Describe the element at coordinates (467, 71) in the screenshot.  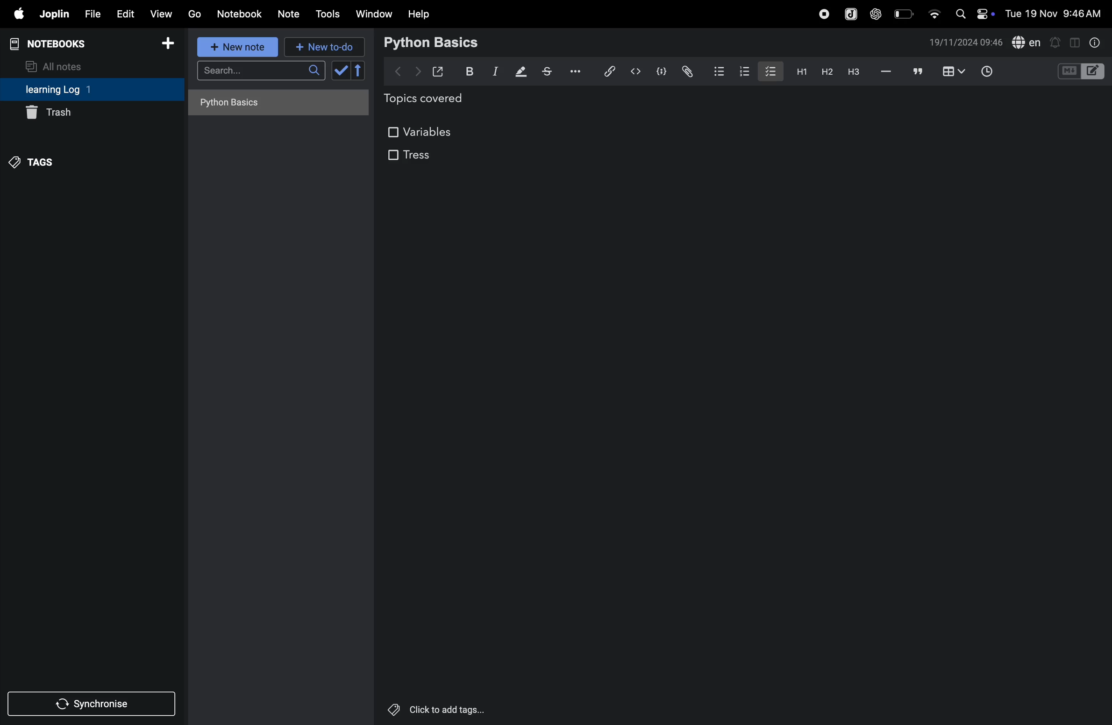
I see `bold` at that location.